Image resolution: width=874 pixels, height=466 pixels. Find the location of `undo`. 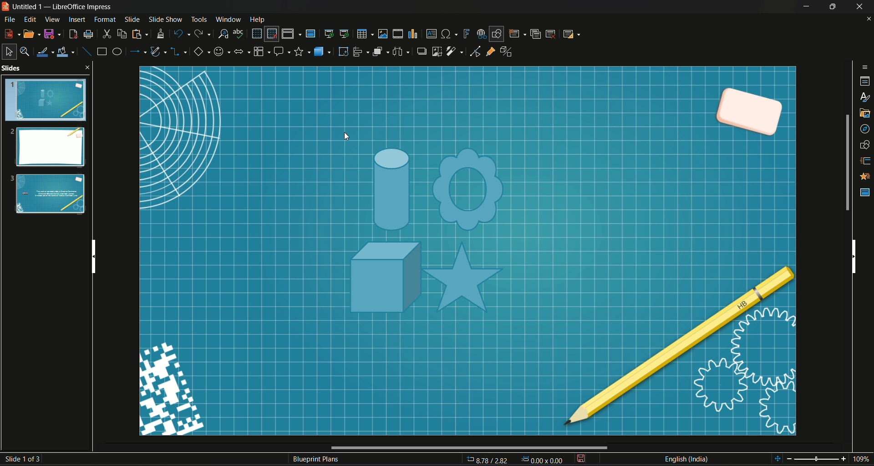

undo is located at coordinates (181, 33).